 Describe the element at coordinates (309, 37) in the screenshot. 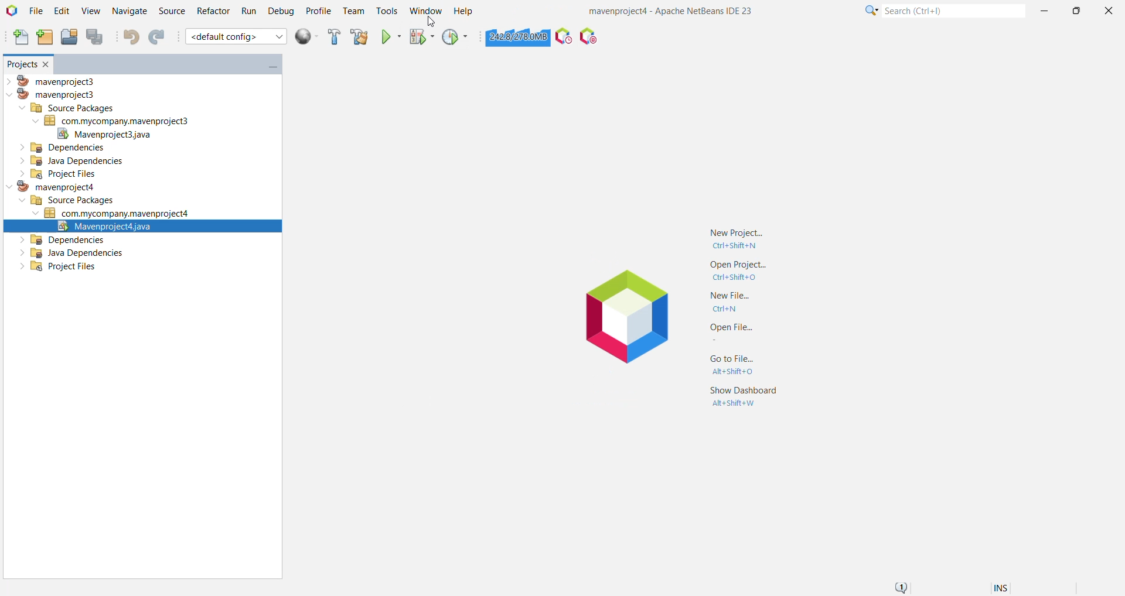

I see `` at that location.